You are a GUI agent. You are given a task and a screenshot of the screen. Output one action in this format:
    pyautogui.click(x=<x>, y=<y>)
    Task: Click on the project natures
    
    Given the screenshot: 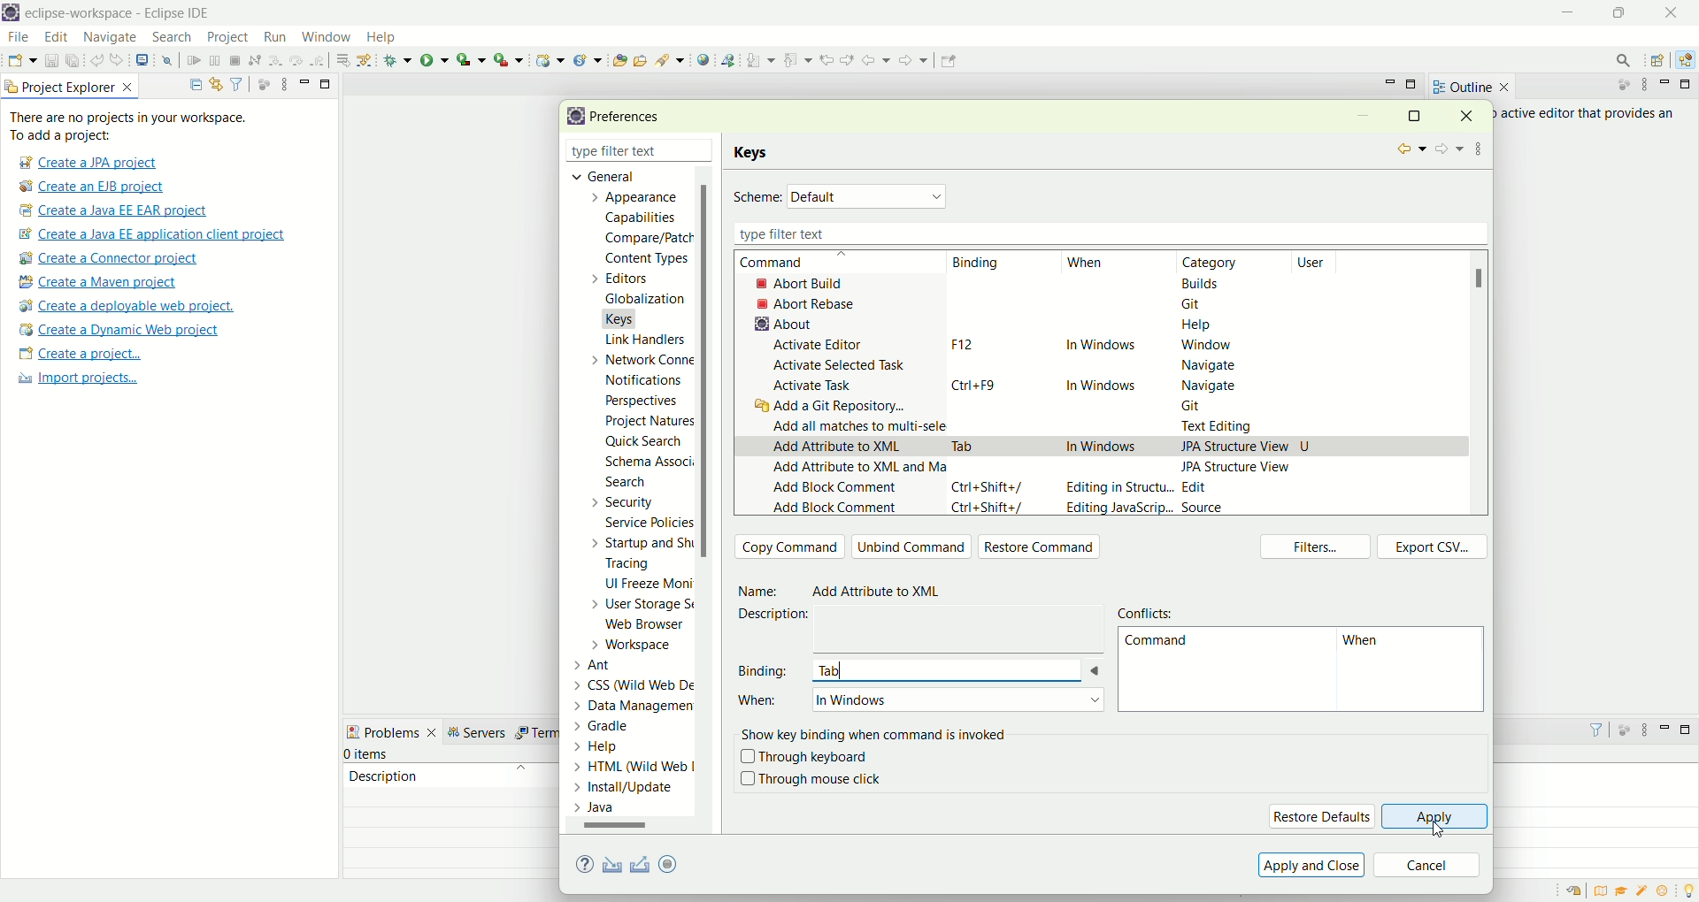 What is the action you would take?
    pyautogui.click(x=646, y=424)
    